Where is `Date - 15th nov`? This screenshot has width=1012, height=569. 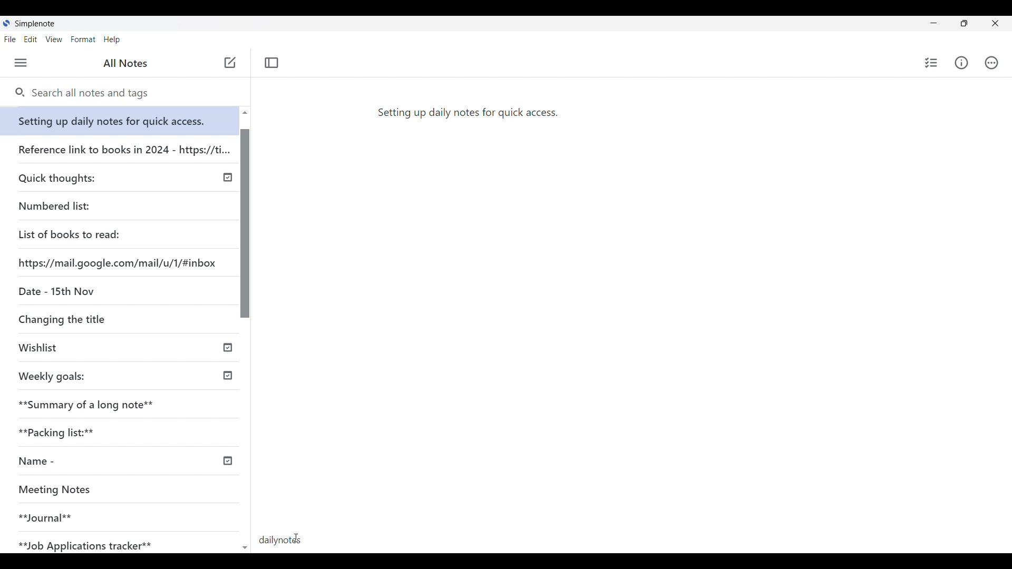 Date - 15th nov is located at coordinates (54, 290).